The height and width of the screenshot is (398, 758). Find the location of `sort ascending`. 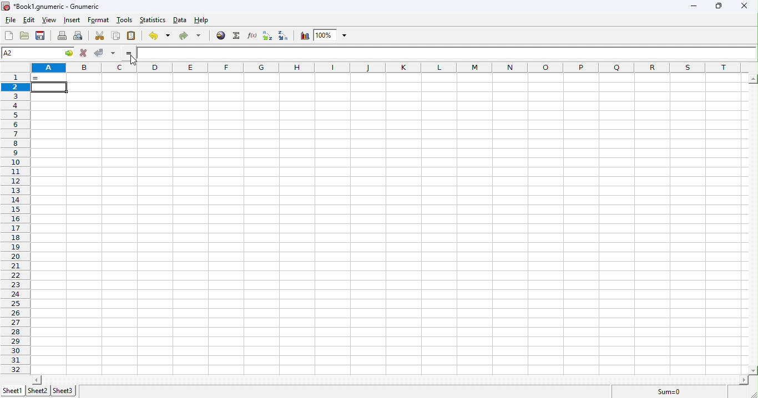

sort ascending is located at coordinates (267, 36).